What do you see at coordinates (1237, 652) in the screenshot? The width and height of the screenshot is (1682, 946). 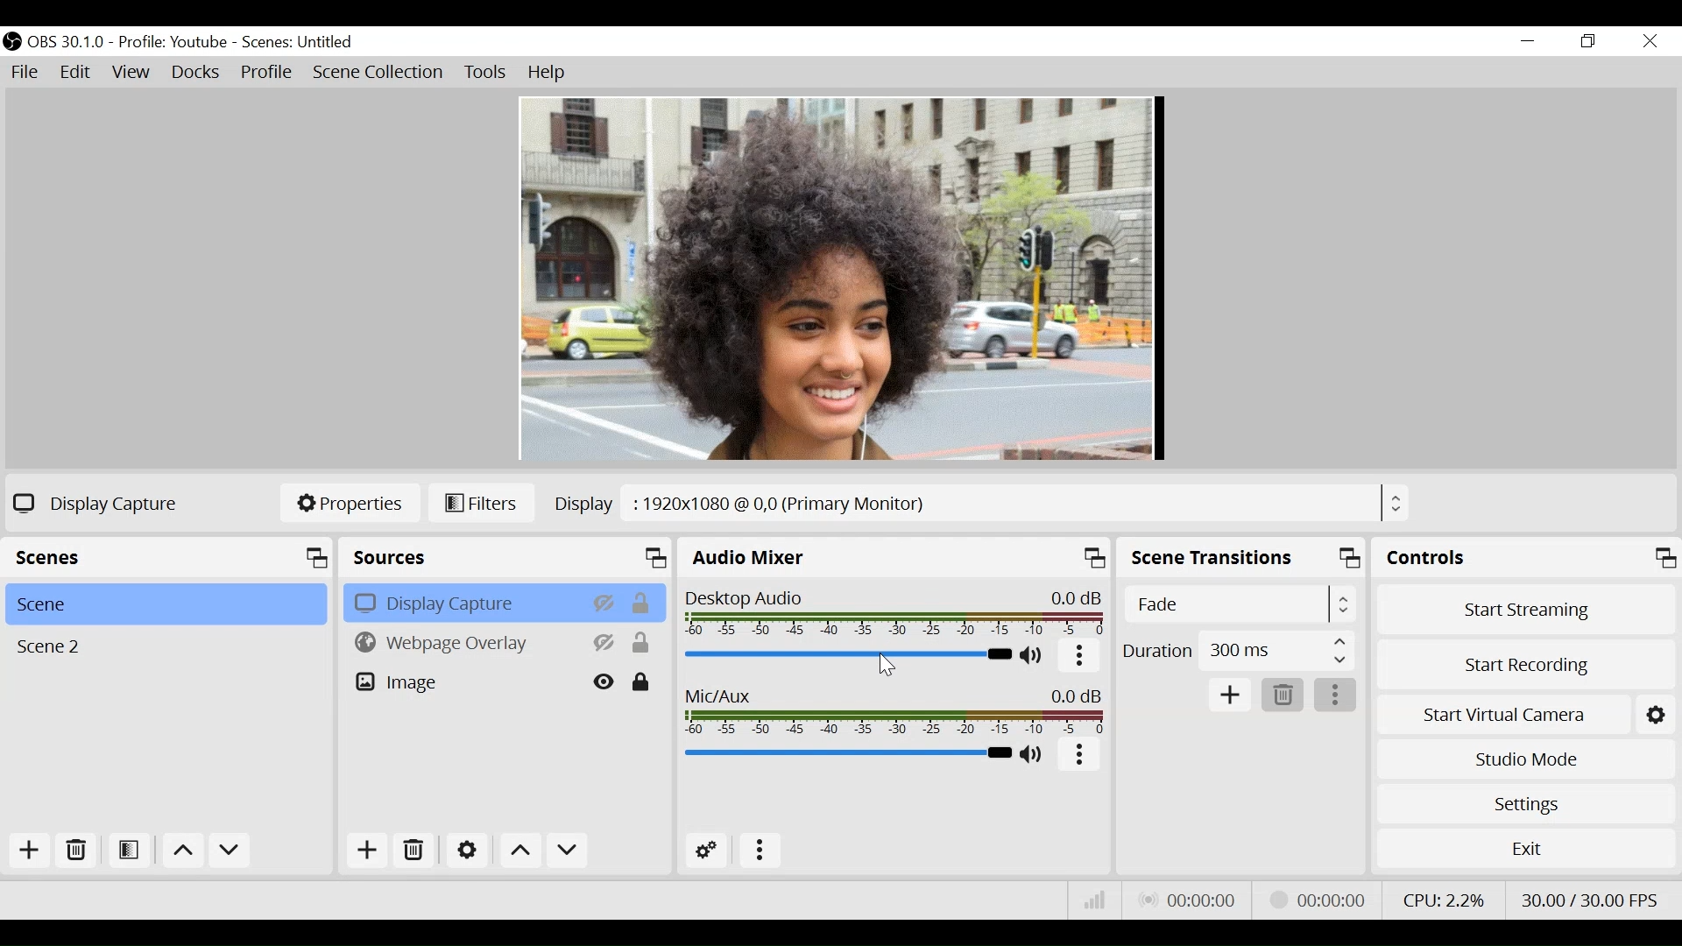 I see `Duration` at bounding box center [1237, 652].